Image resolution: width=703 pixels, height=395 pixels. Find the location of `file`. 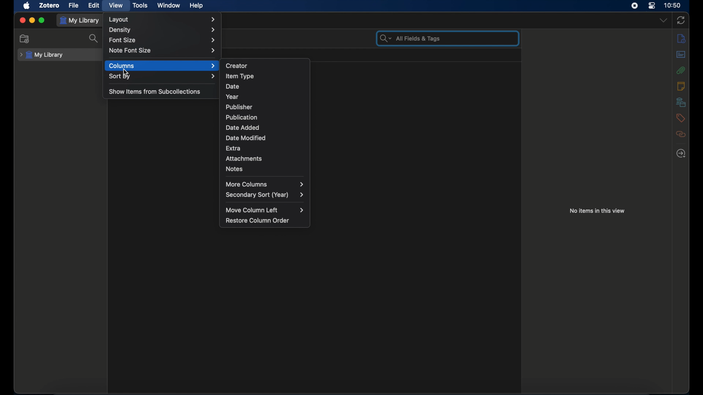

file is located at coordinates (73, 5).